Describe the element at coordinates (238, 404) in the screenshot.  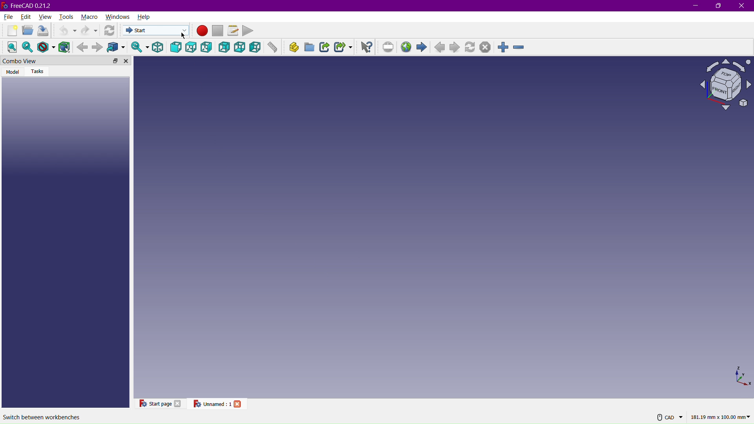
I see `close` at that location.